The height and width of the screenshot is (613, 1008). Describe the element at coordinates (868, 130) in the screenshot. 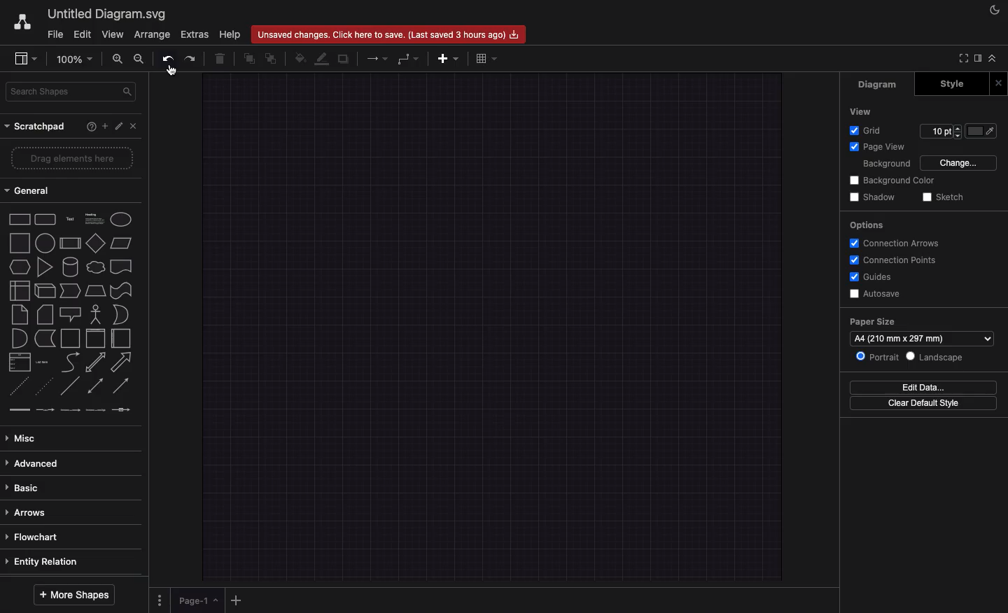

I see `Grid` at that location.